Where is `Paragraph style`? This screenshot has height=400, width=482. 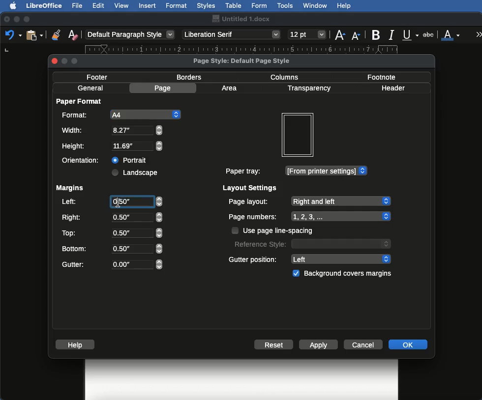
Paragraph style is located at coordinates (131, 34).